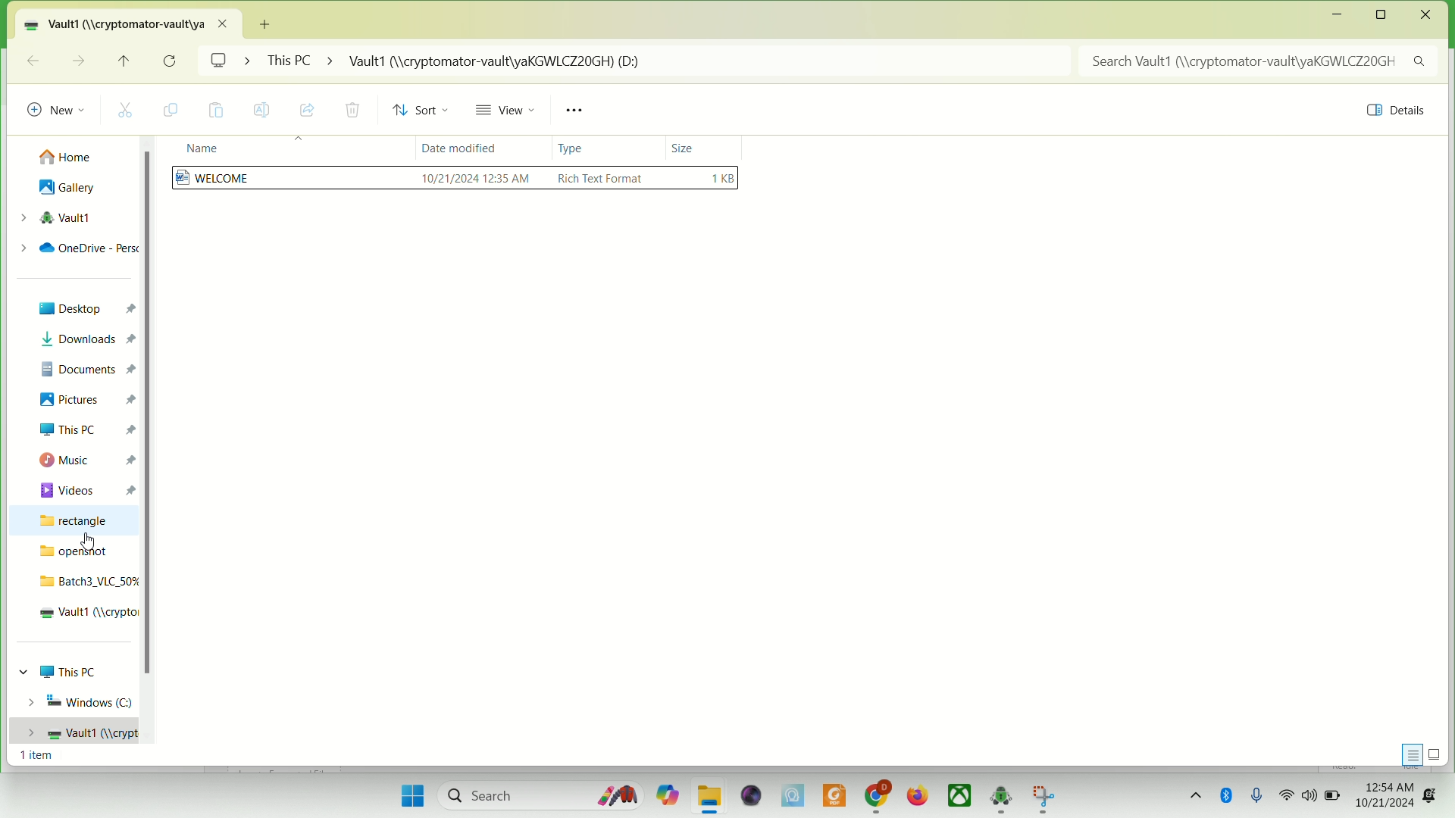 The width and height of the screenshot is (1455, 818). I want to click on gallery, so click(67, 189).